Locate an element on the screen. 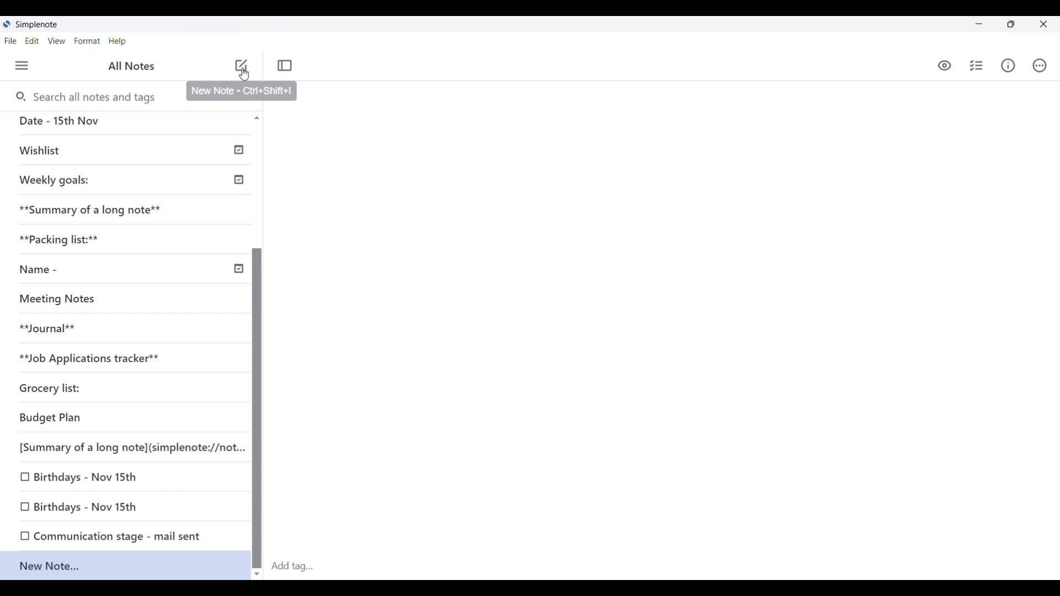 The width and height of the screenshot is (1060, 596). New Note « Ctri+Shift+| is located at coordinates (240, 90).